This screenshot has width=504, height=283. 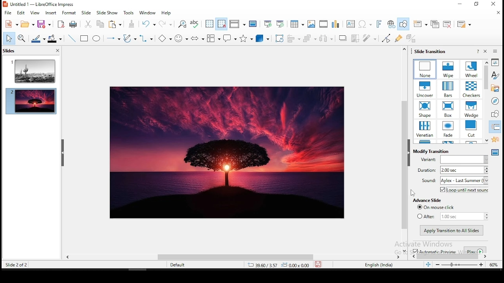 I want to click on show draw functions, so click(x=403, y=24).